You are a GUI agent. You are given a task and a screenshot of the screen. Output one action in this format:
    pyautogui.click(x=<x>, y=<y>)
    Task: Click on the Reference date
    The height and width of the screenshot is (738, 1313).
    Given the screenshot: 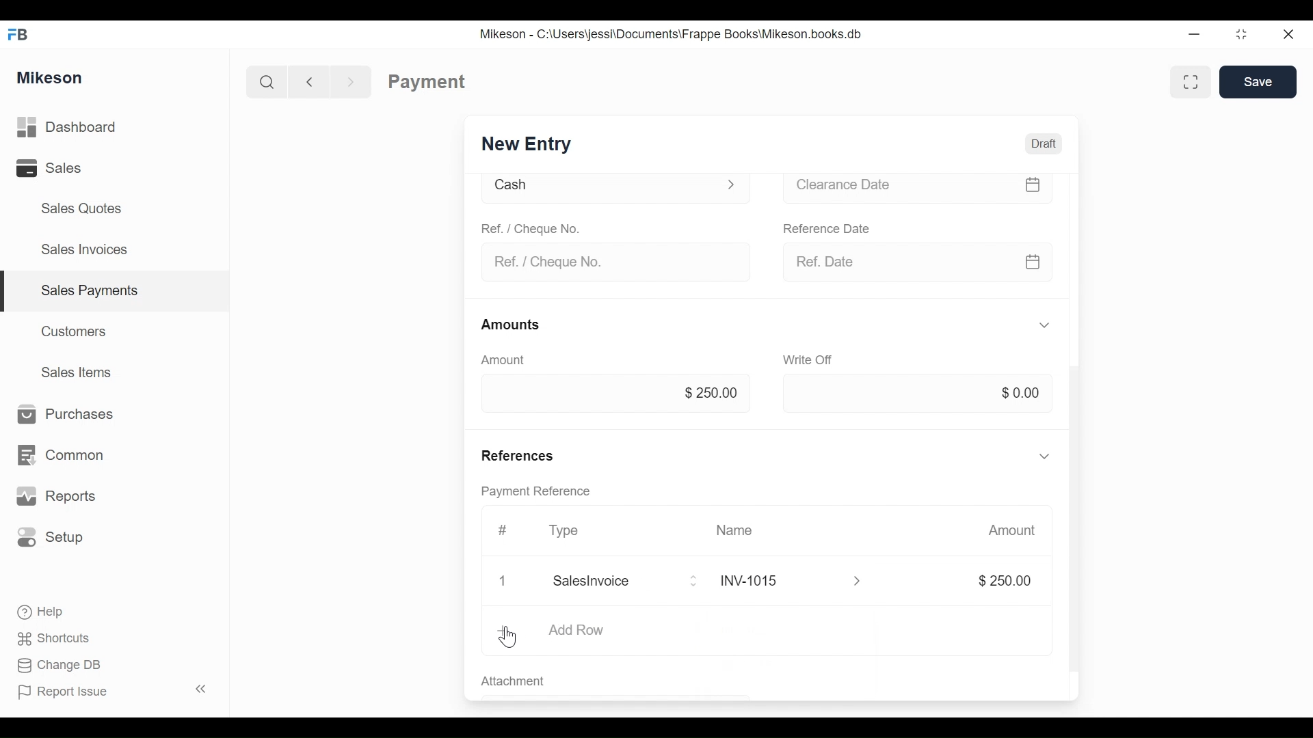 What is the action you would take?
    pyautogui.click(x=827, y=228)
    